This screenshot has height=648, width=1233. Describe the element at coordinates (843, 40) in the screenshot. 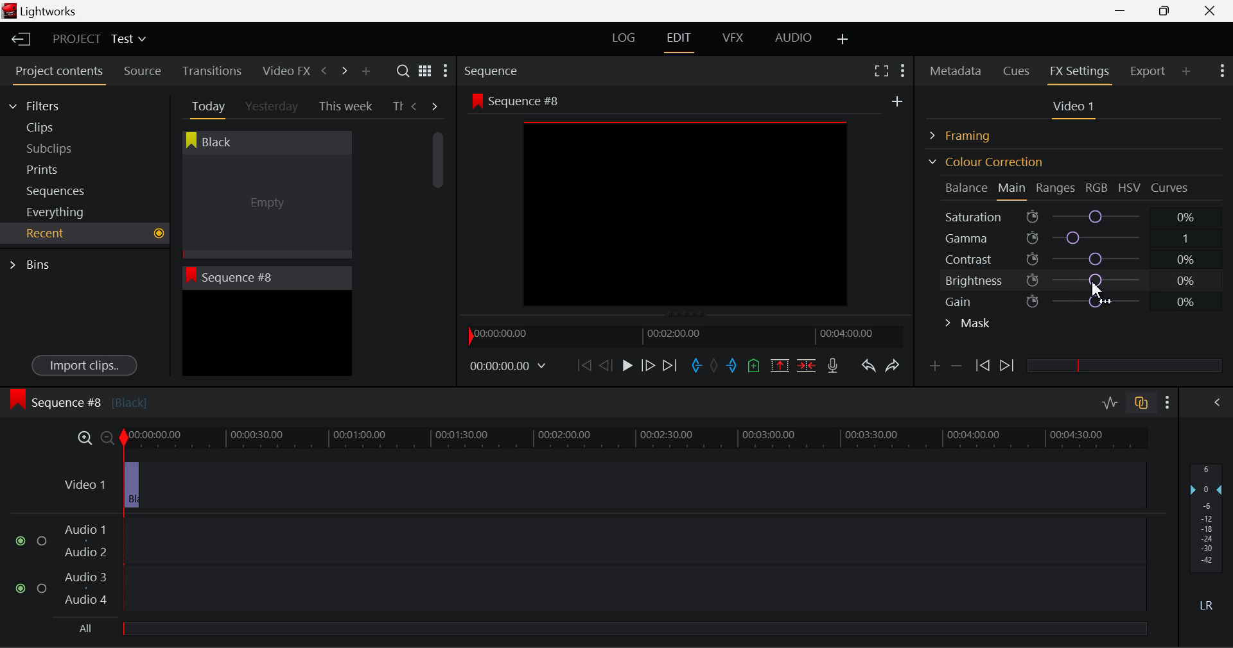

I see `Add Layout` at that location.